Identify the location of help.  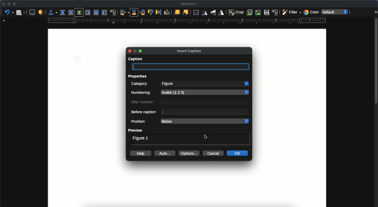
(141, 153).